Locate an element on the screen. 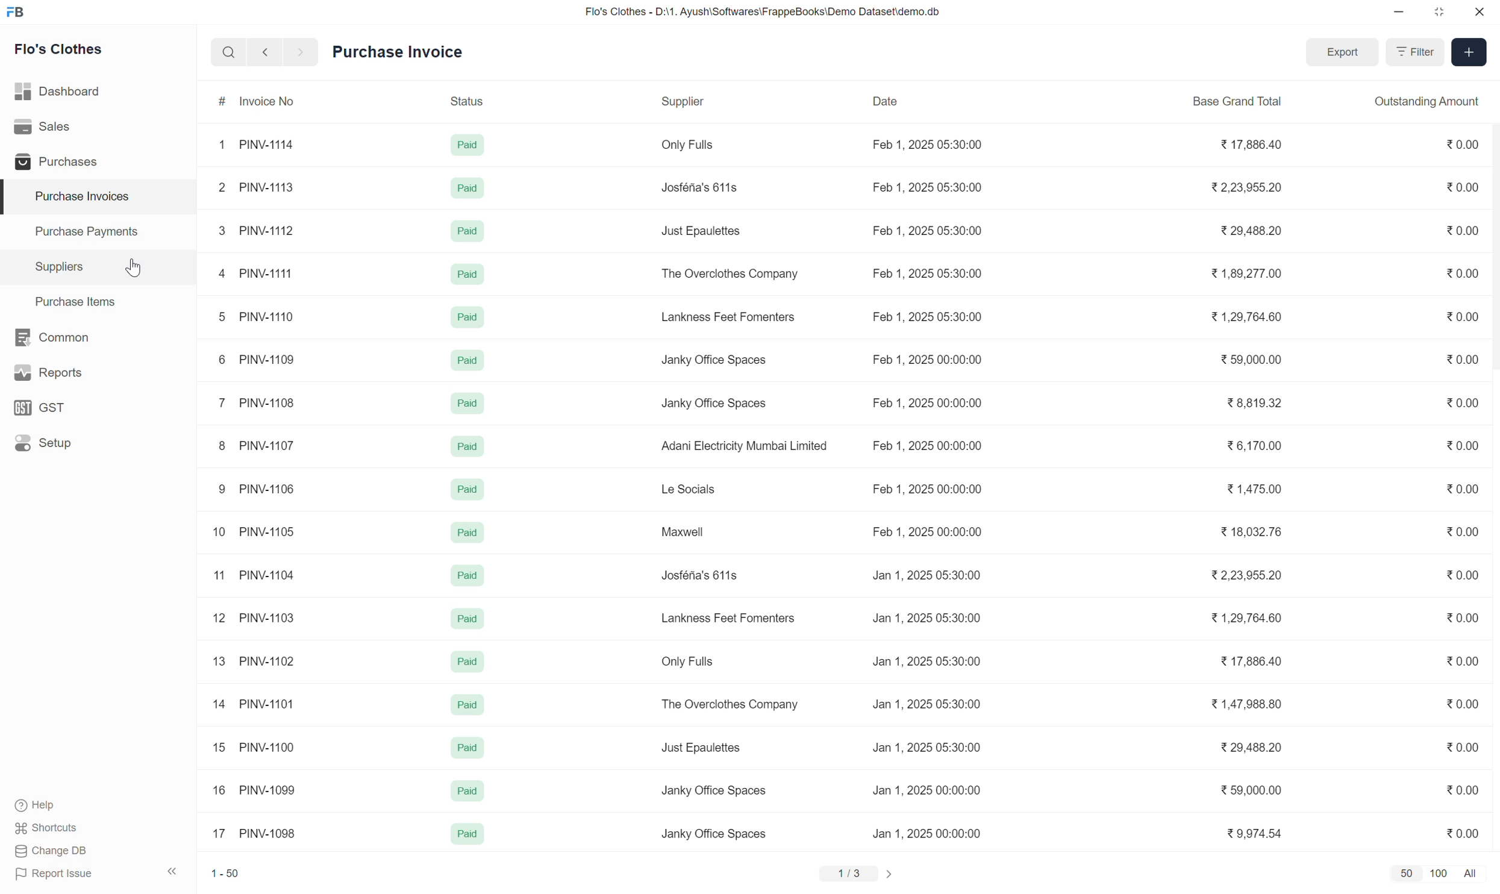  Paid is located at coordinates (467, 360).